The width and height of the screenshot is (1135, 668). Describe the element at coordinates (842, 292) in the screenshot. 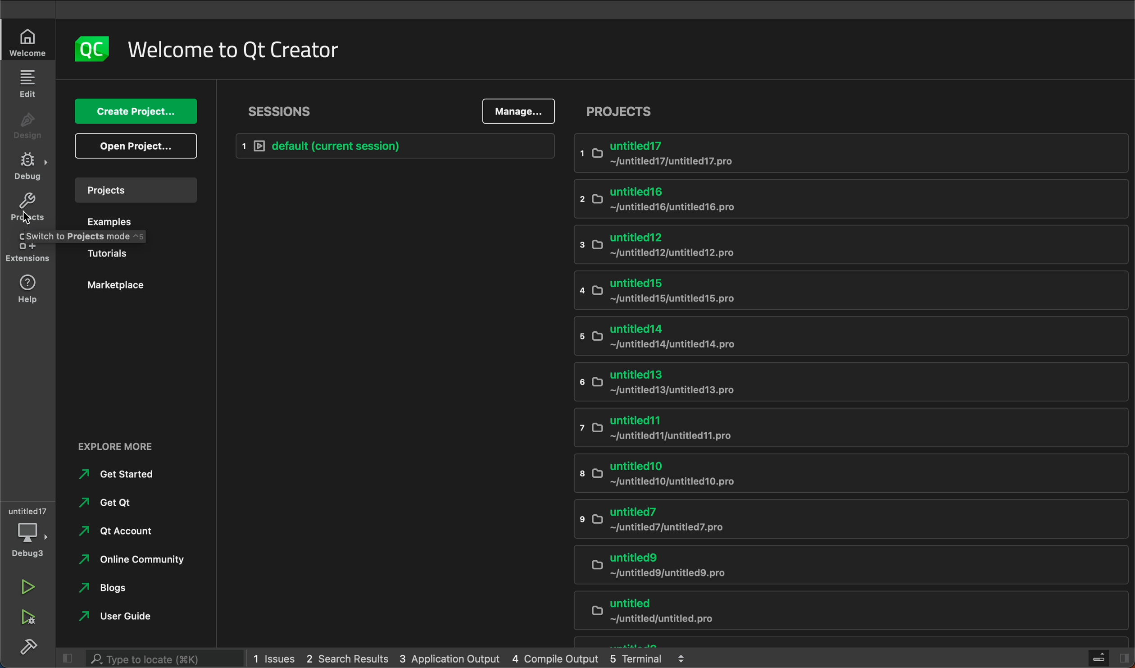

I see `untitled15` at that location.